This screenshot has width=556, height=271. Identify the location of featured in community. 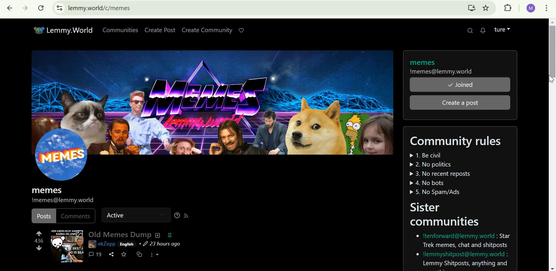
(170, 235).